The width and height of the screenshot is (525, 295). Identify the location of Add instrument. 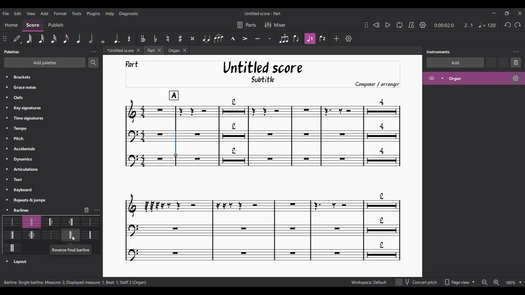
(455, 62).